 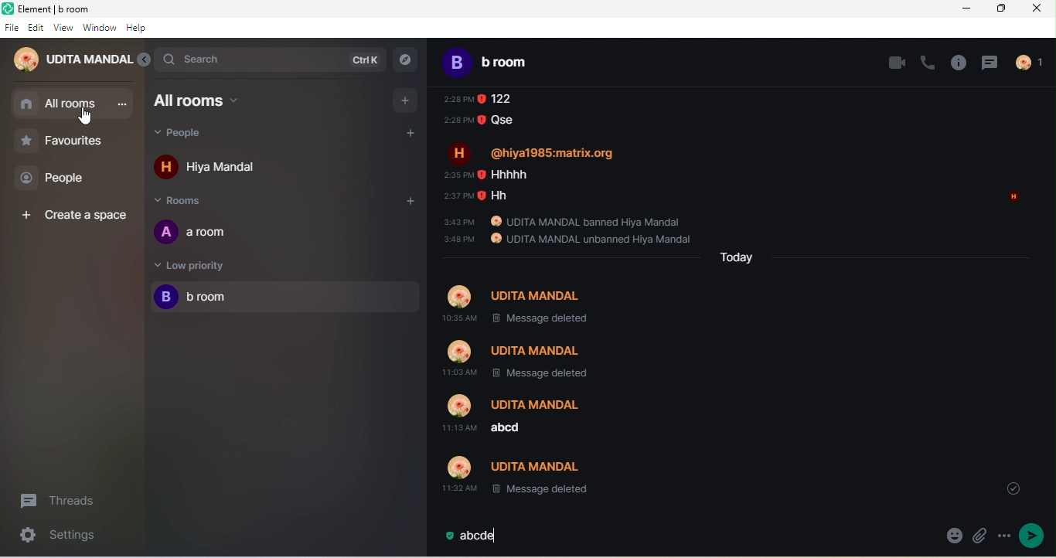 What do you see at coordinates (271, 60) in the screenshot?
I see `search` at bounding box center [271, 60].